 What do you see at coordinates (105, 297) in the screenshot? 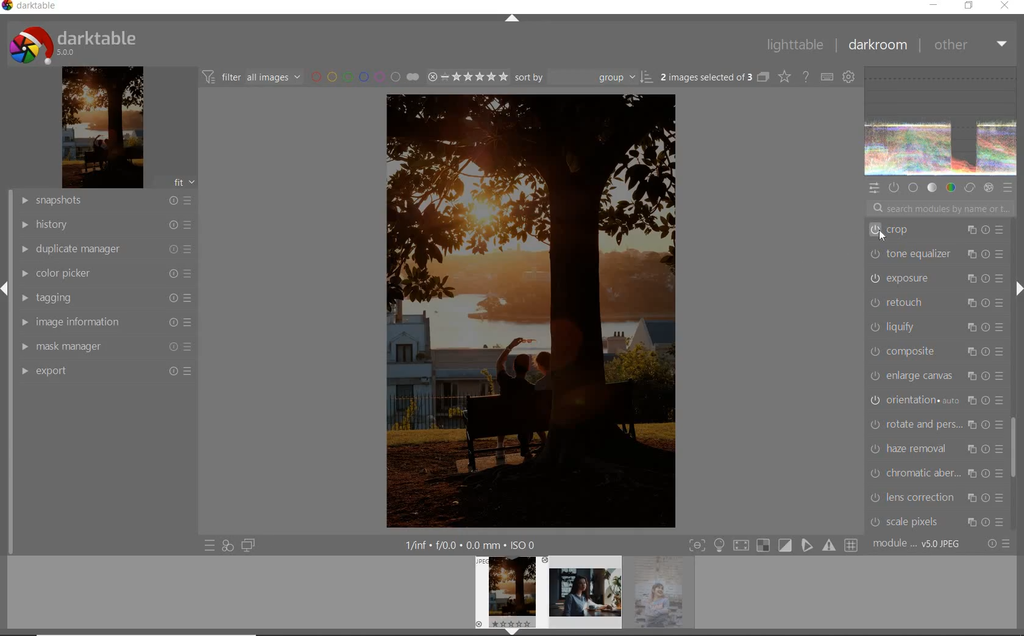
I see `tagging` at bounding box center [105, 297].